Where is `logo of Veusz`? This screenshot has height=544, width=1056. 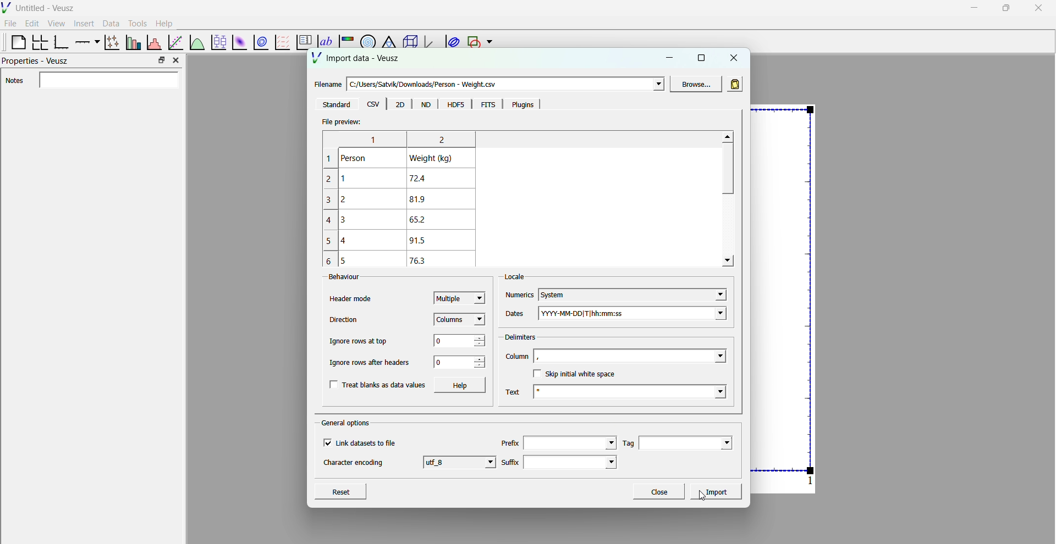
logo of Veusz is located at coordinates (7, 7).